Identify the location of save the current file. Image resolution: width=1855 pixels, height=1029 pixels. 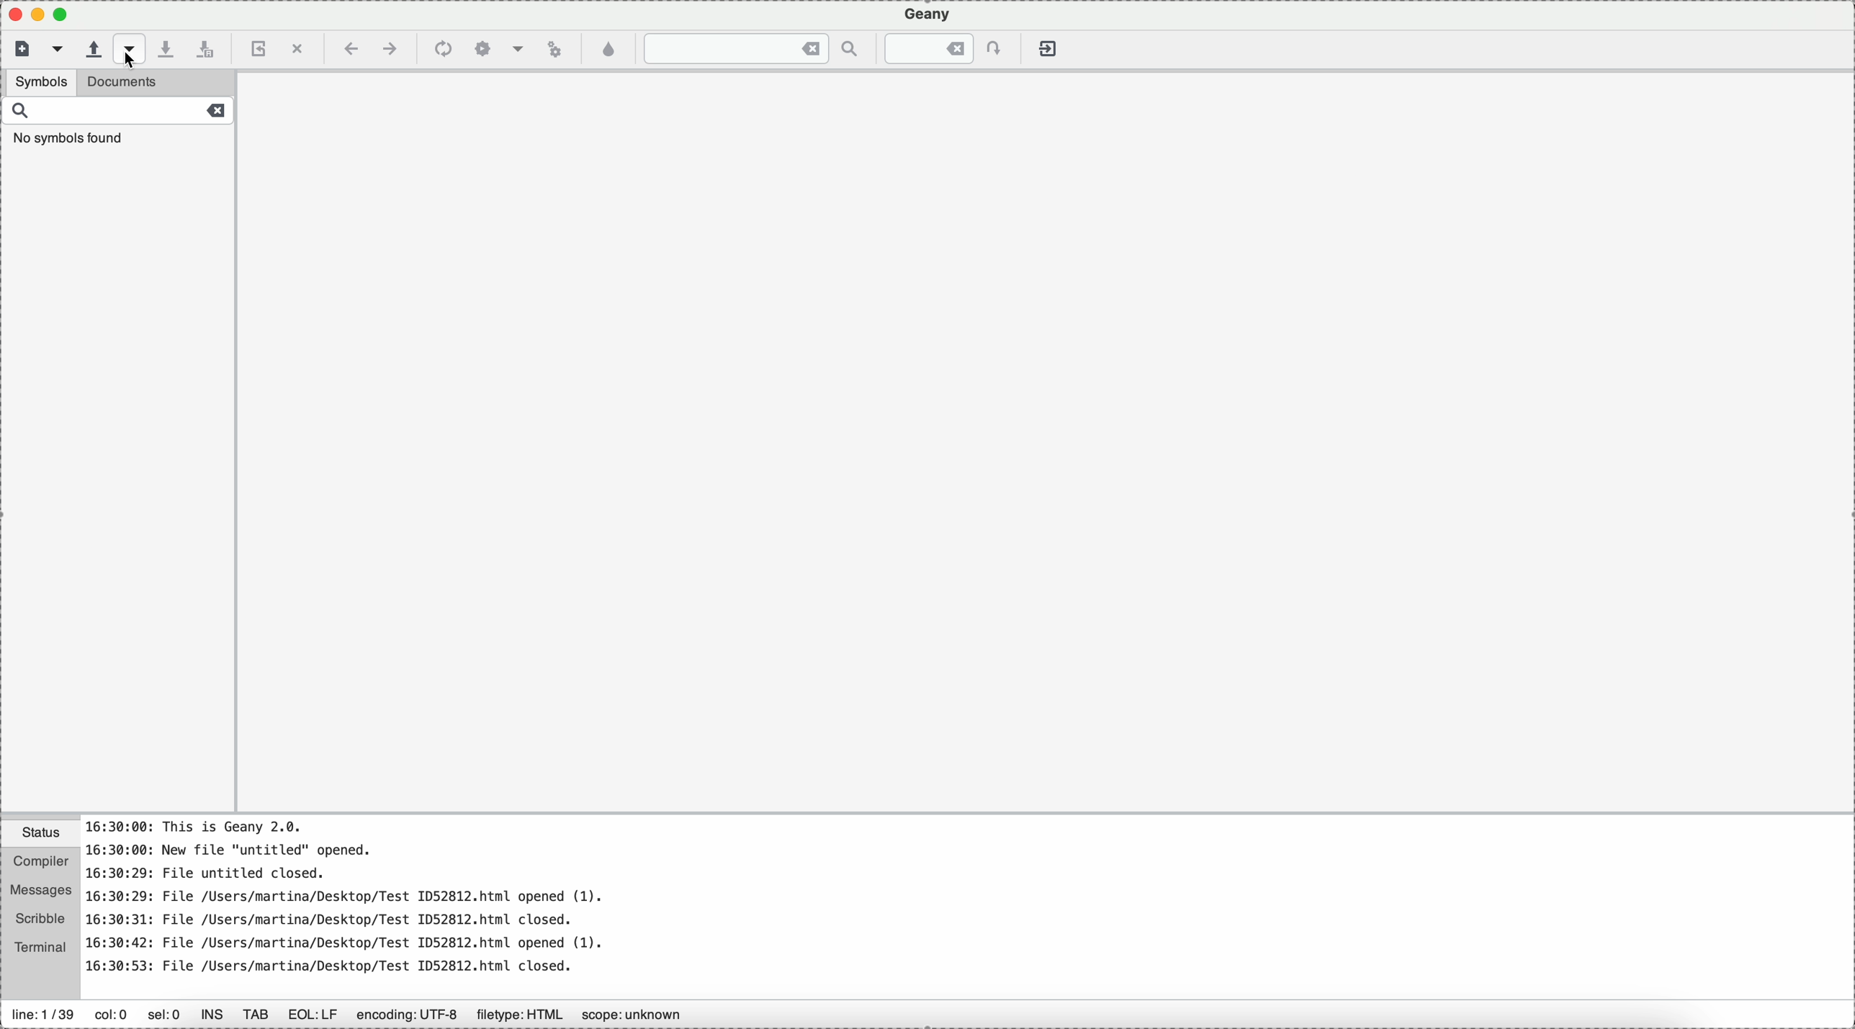
(173, 47).